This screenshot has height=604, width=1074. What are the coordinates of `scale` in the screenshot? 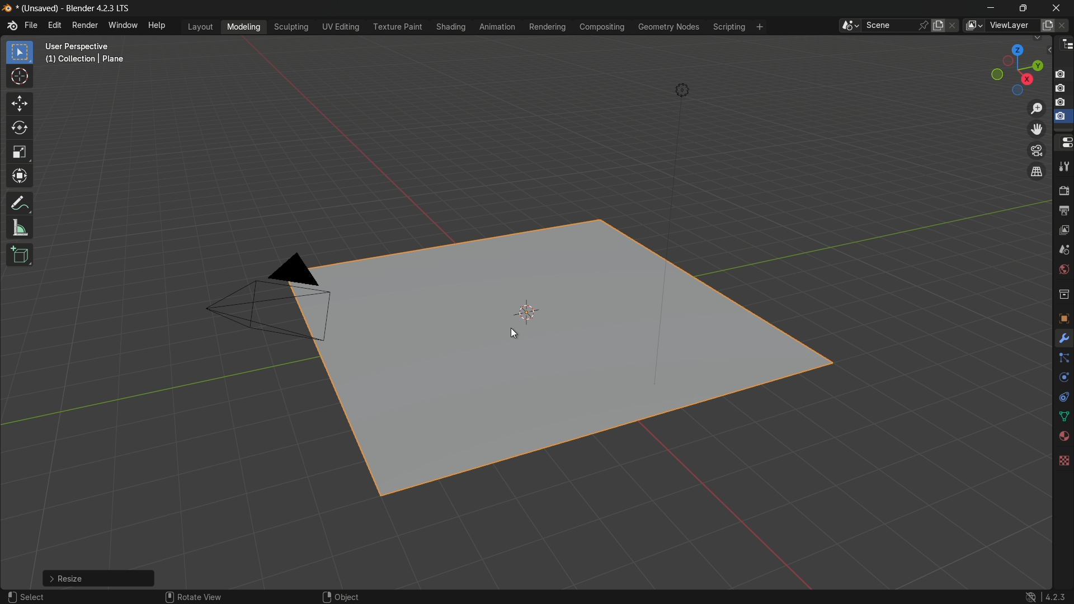 It's located at (20, 154).